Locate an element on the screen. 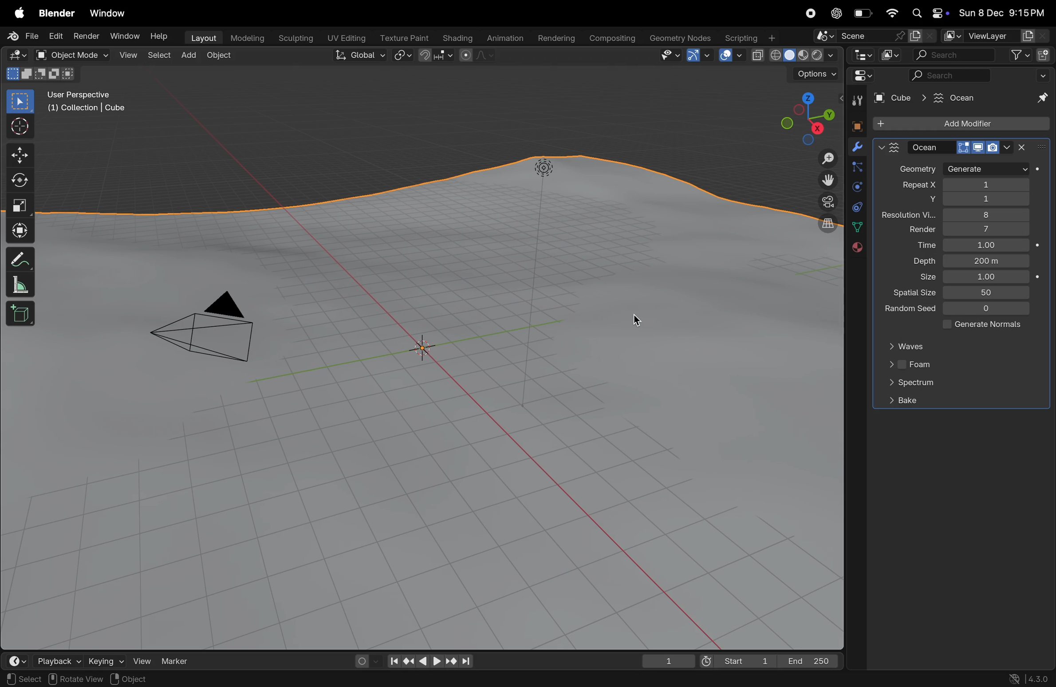 The width and height of the screenshot is (1056, 687). rotate is located at coordinates (20, 182).